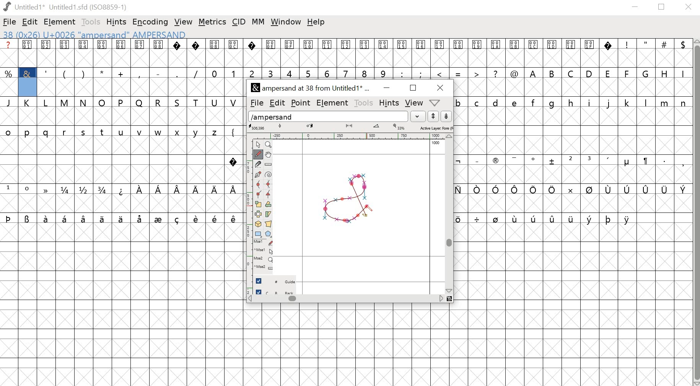 Image resolution: width=700 pixels, height=386 pixels. What do you see at coordinates (571, 52) in the screenshot?
I see `001E` at bounding box center [571, 52].